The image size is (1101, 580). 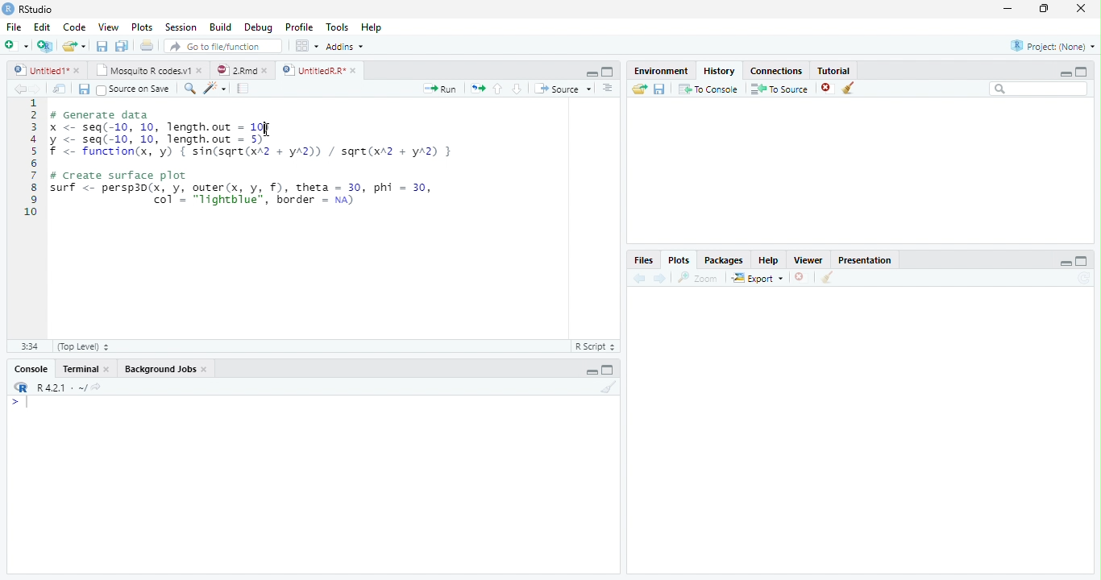 What do you see at coordinates (607, 371) in the screenshot?
I see `Maximize` at bounding box center [607, 371].